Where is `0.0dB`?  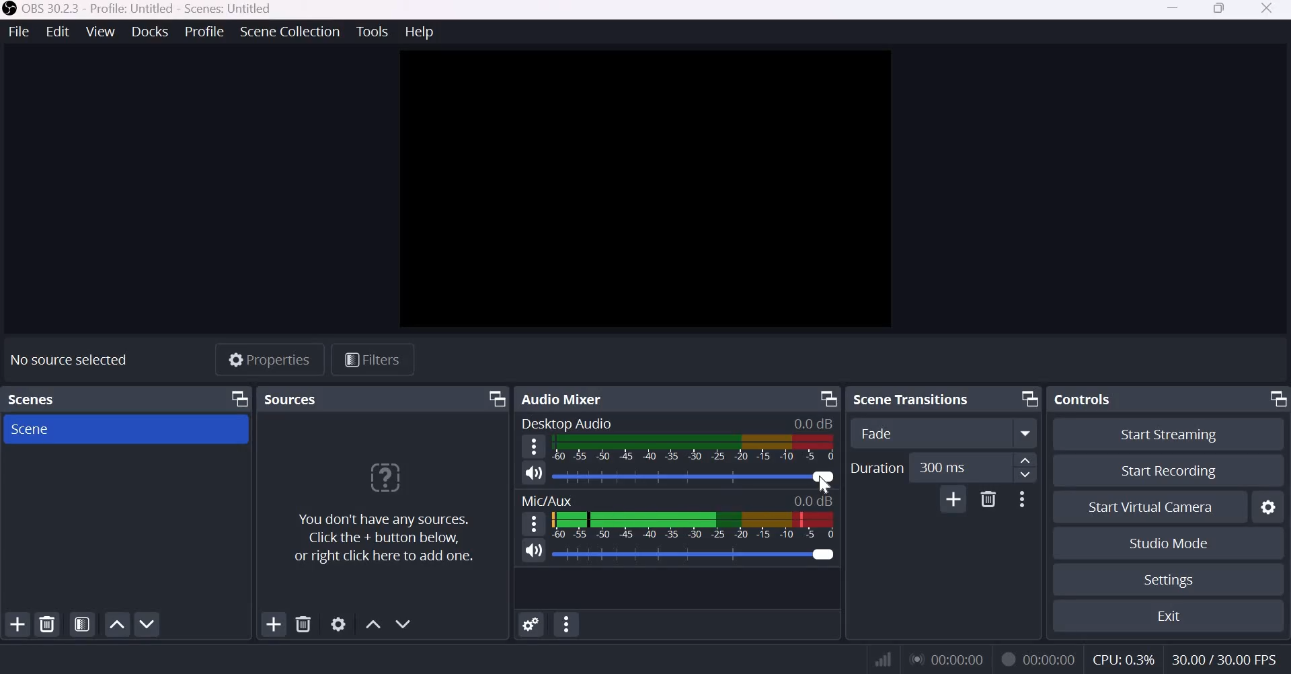
0.0dB is located at coordinates (813, 424).